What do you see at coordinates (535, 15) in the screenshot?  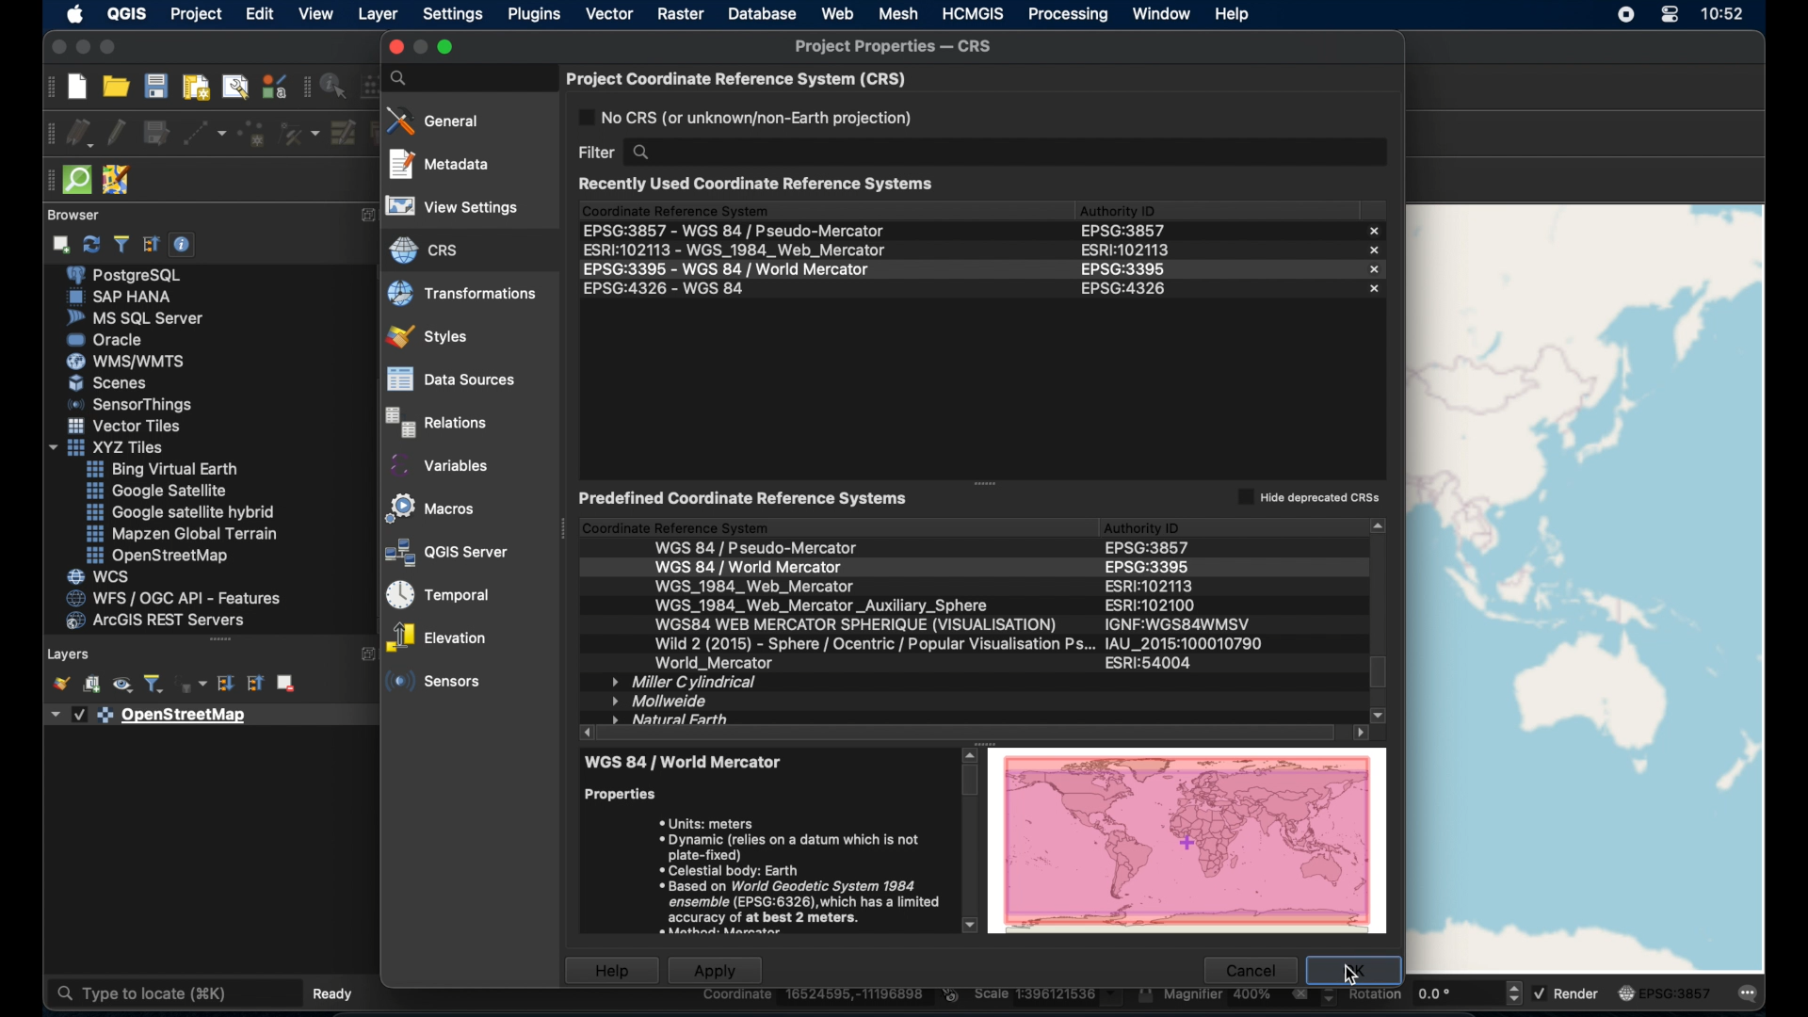 I see `plugins` at bounding box center [535, 15].